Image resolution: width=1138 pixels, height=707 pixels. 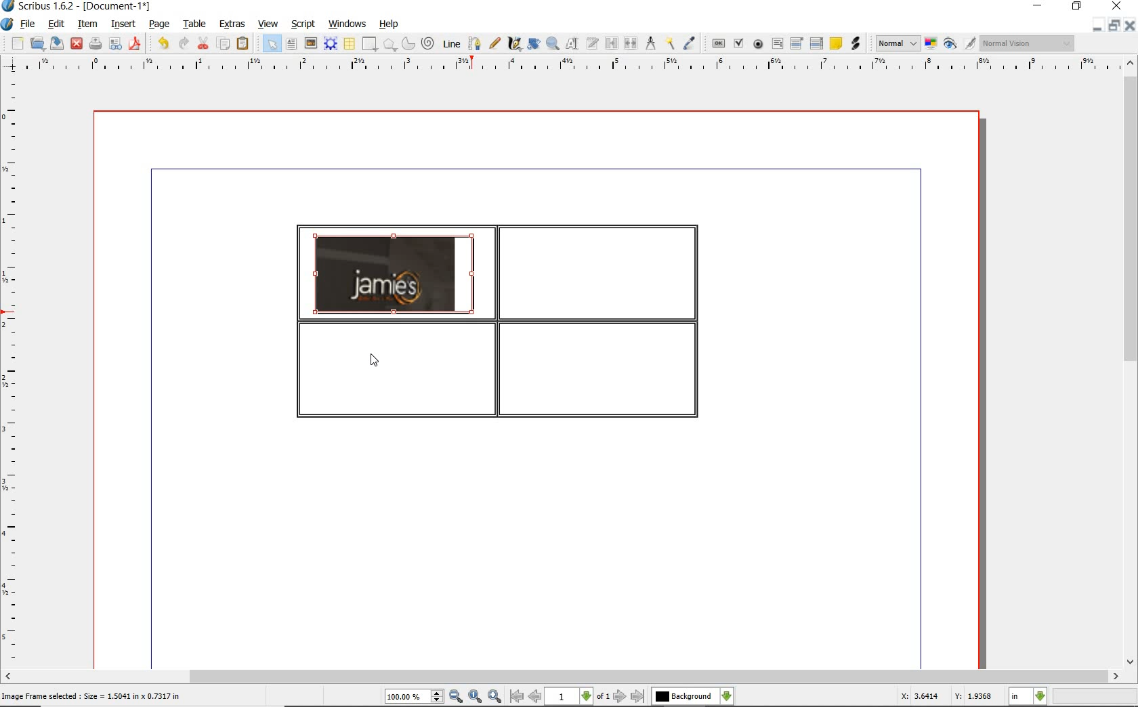 I want to click on close, so click(x=76, y=43).